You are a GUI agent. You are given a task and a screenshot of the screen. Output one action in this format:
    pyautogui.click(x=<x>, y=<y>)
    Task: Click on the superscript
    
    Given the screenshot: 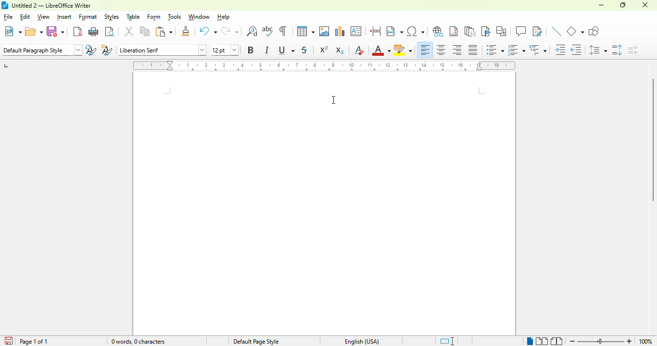 What is the action you would take?
    pyautogui.click(x=324, y=49)
    